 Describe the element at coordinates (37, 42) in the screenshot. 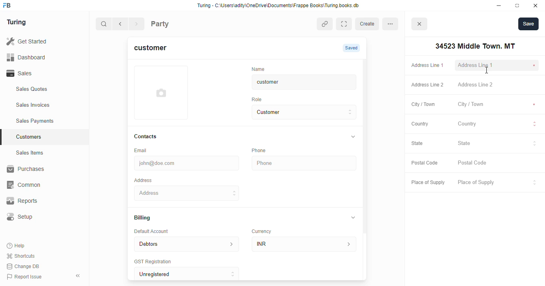

I see `Get Started` at that location.